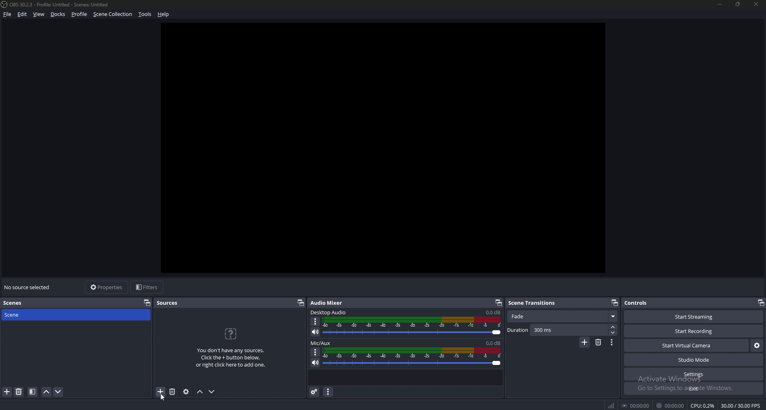 Image resolution: width=766 pixels, height=410 pixels. What do you see at coordinates (757, 346) in the screenshot?
I see `Virtual camera settings` at bounding box center [757, 346].